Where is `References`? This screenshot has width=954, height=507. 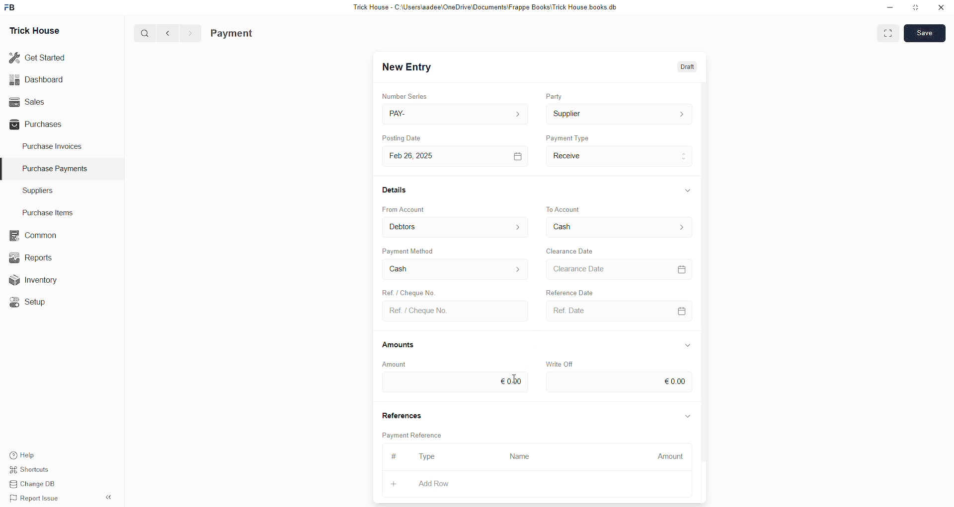 References is located at coordinates (401, 414).